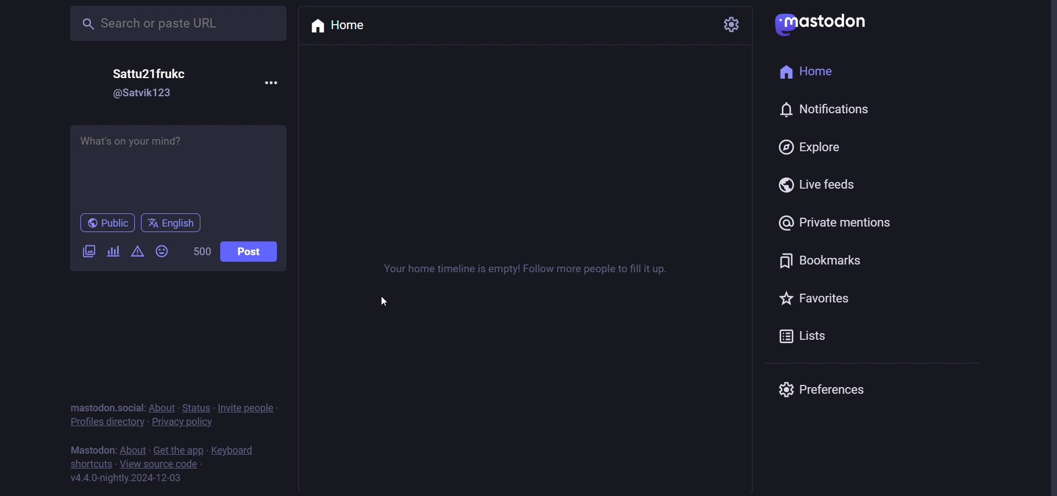  Describe the element at coordinates (174, 24) in the screenshot. I see `search` at that location.